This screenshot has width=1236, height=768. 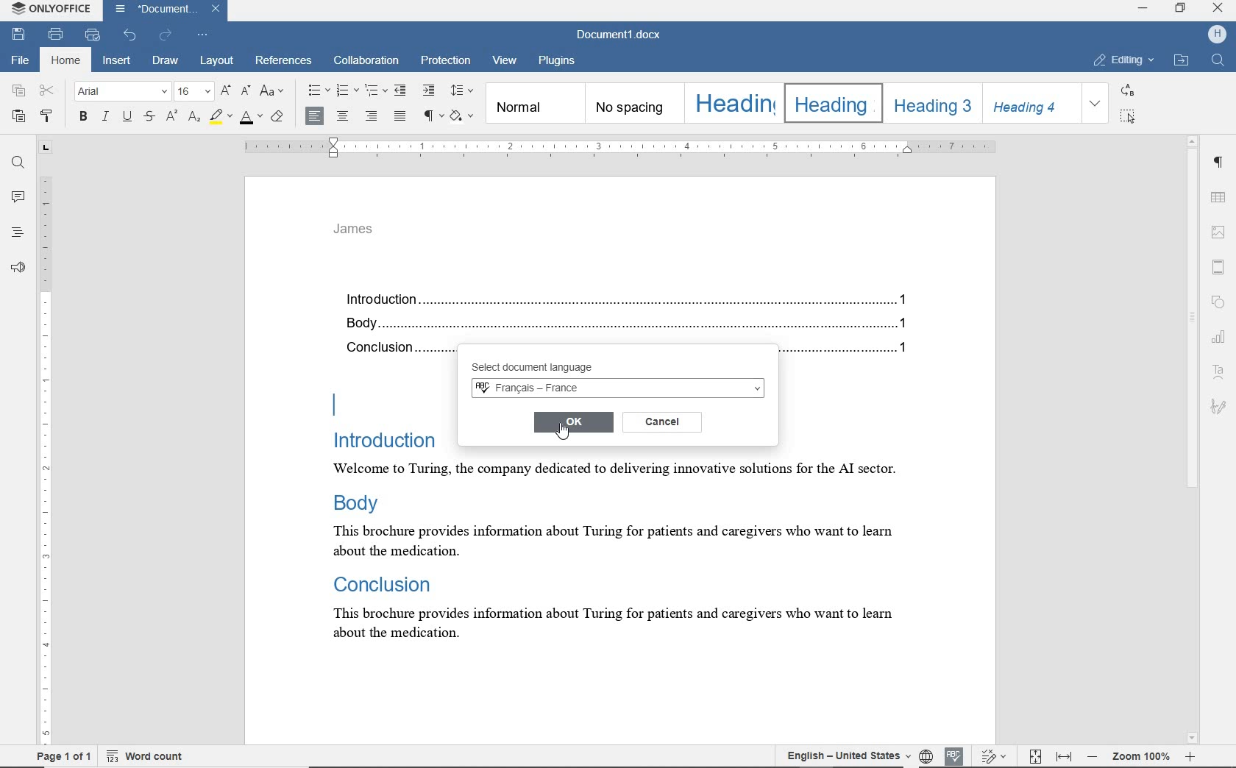 What do you see at coordinates (318, 90) in the screenshot?
I see `bullets` at bounding box center [318, 90].